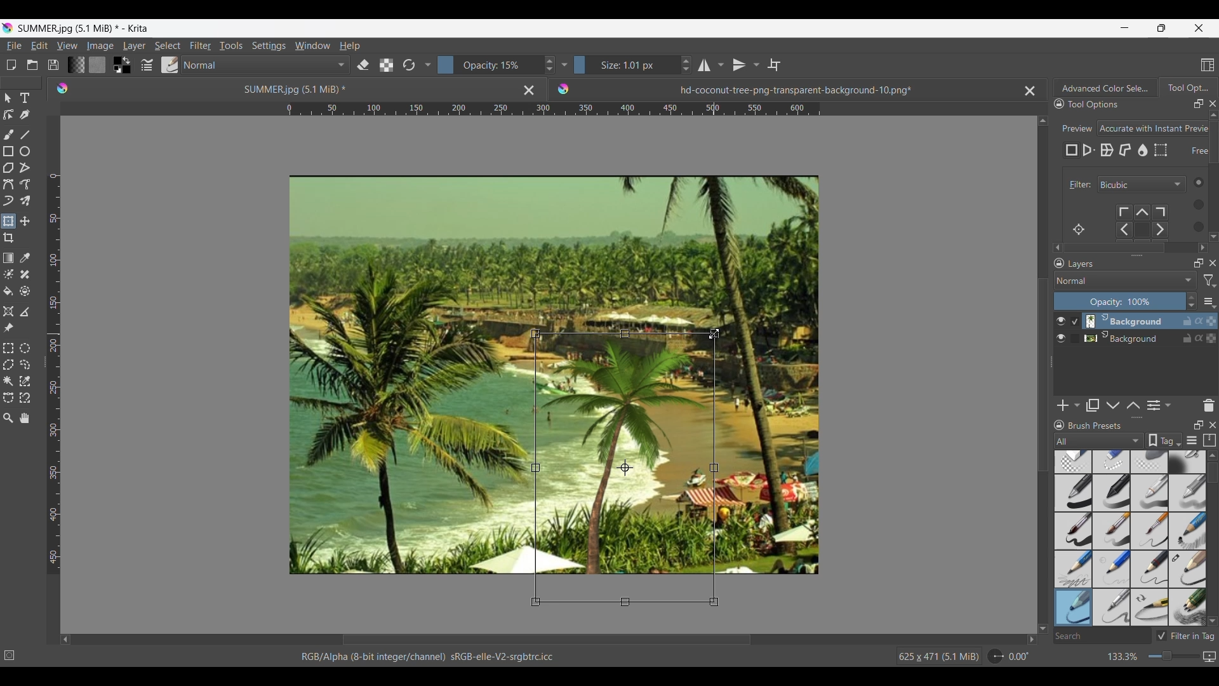 This screenshot has width=1219, height=686. I want to click on Dynamic brush tool, so click(8, 201).